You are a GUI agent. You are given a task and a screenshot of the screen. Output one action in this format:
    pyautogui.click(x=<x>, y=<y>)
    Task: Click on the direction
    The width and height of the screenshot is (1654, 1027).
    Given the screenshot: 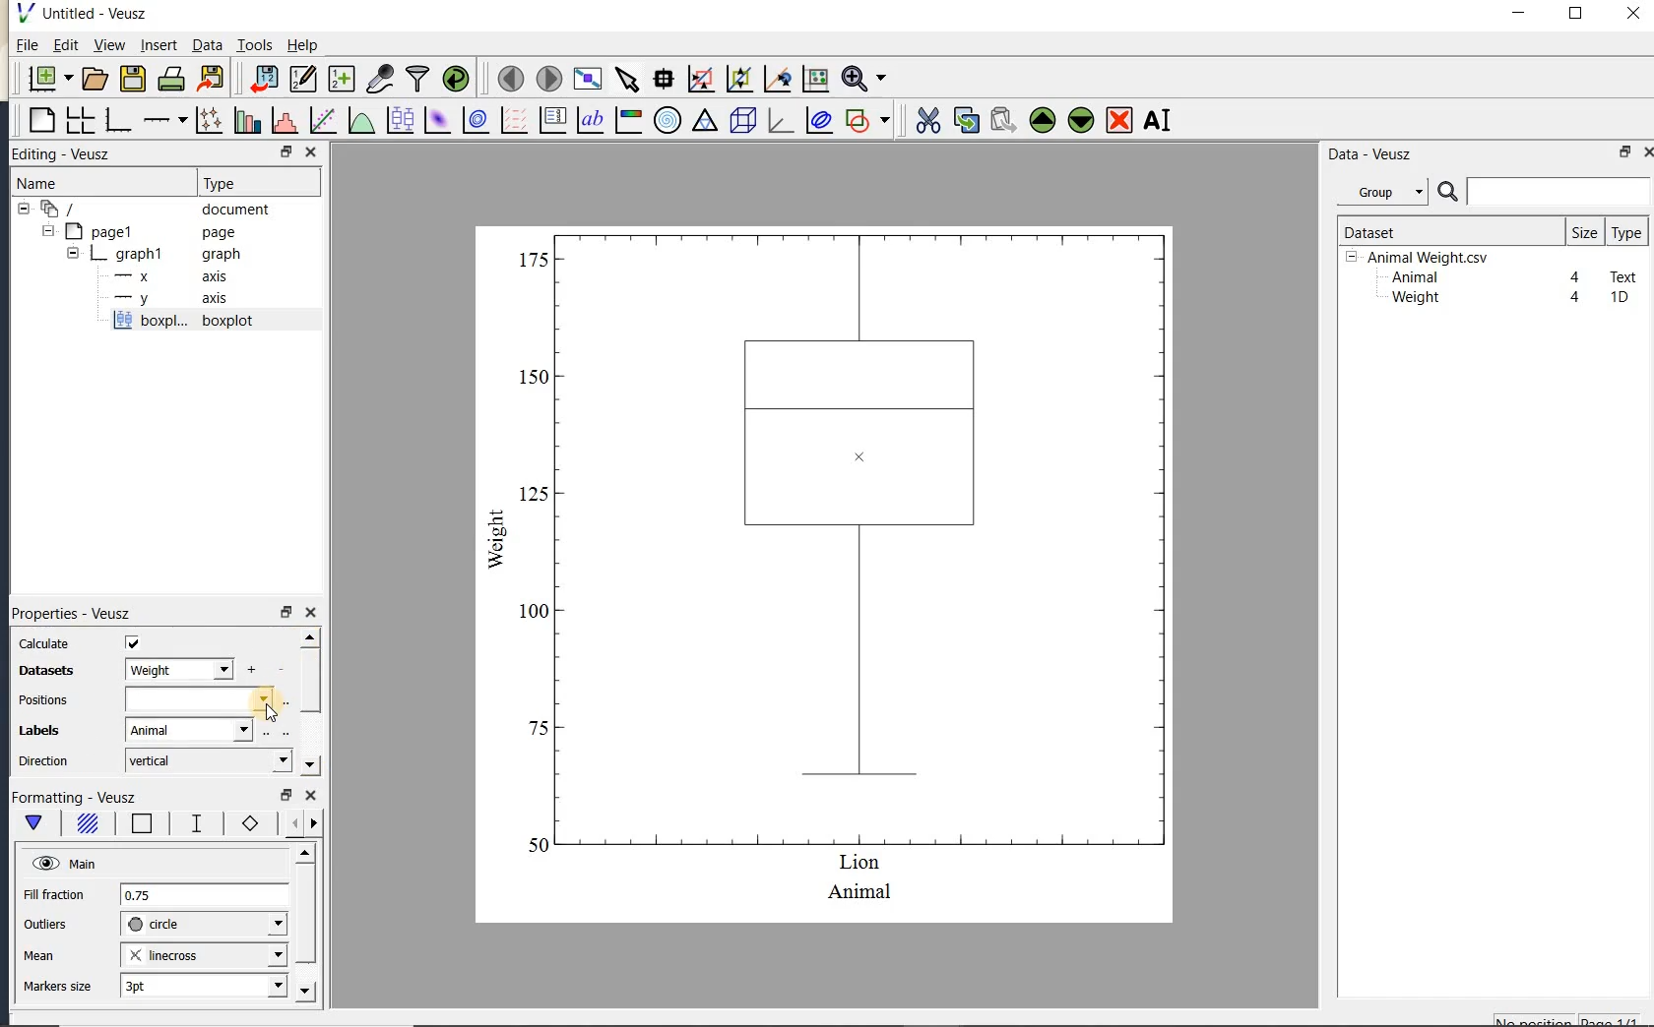 What is the action you would take?
    pyautogui.click(x=45, y=760)
    